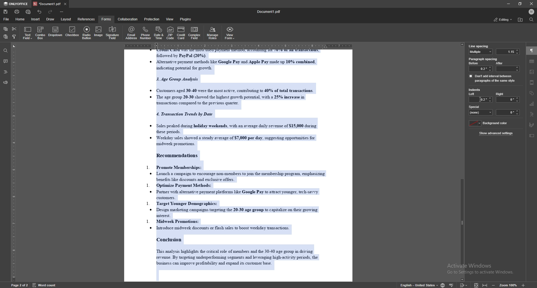 The width and height of the screenshot is (537, 288). I want to click on view, so click(170, 19).